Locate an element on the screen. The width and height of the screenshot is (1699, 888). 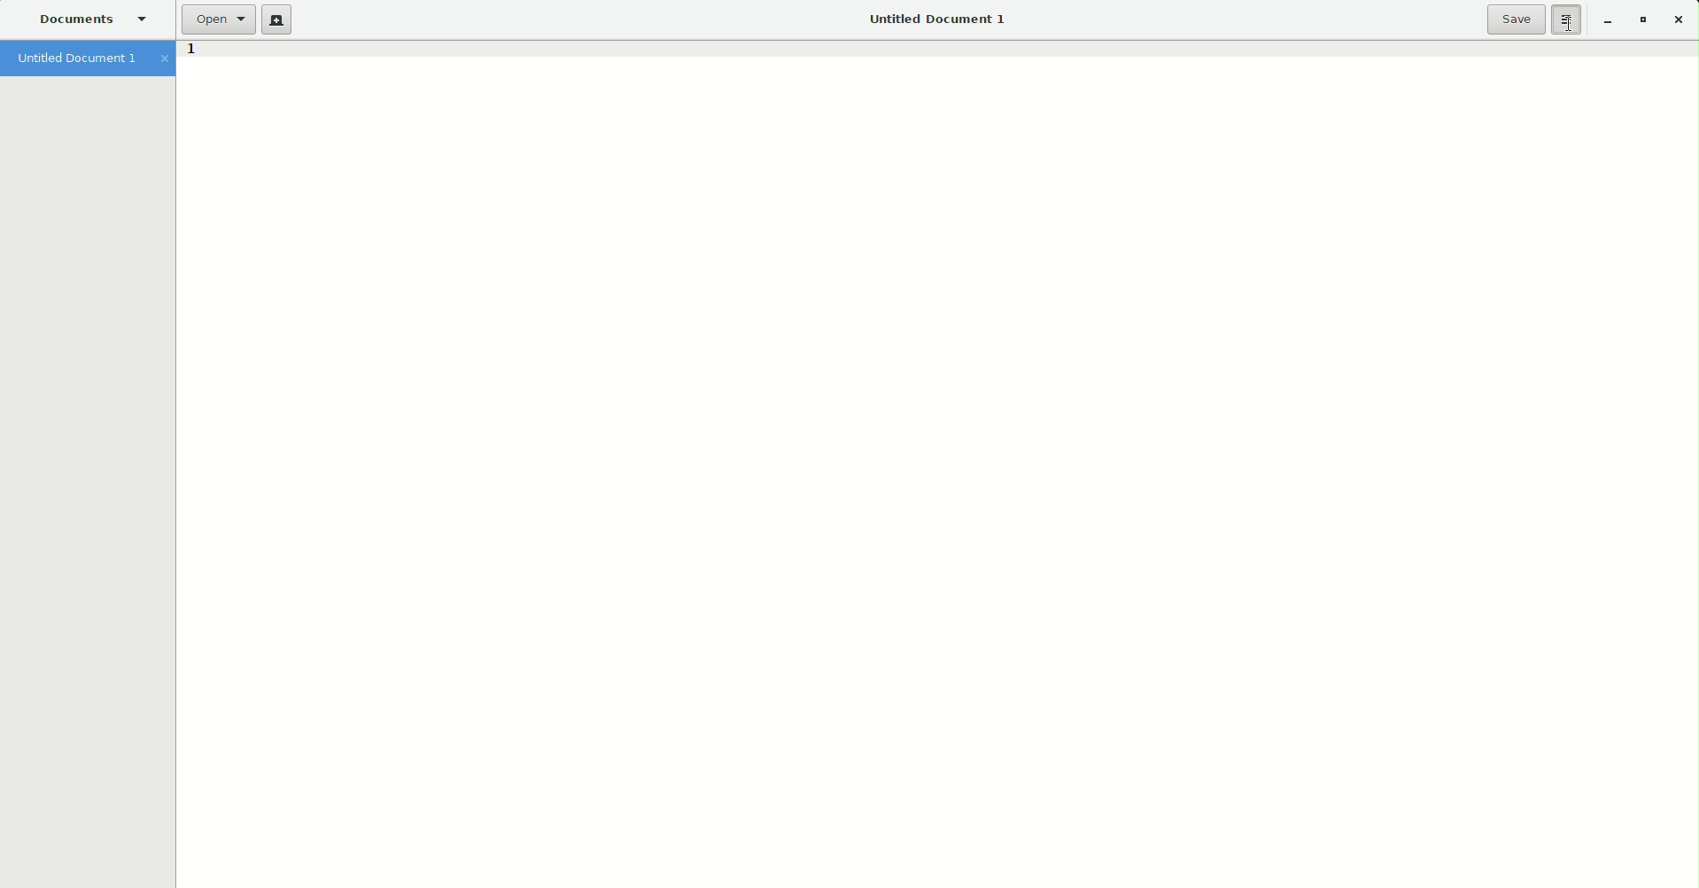
Options is located at coordinates (1567, 20).